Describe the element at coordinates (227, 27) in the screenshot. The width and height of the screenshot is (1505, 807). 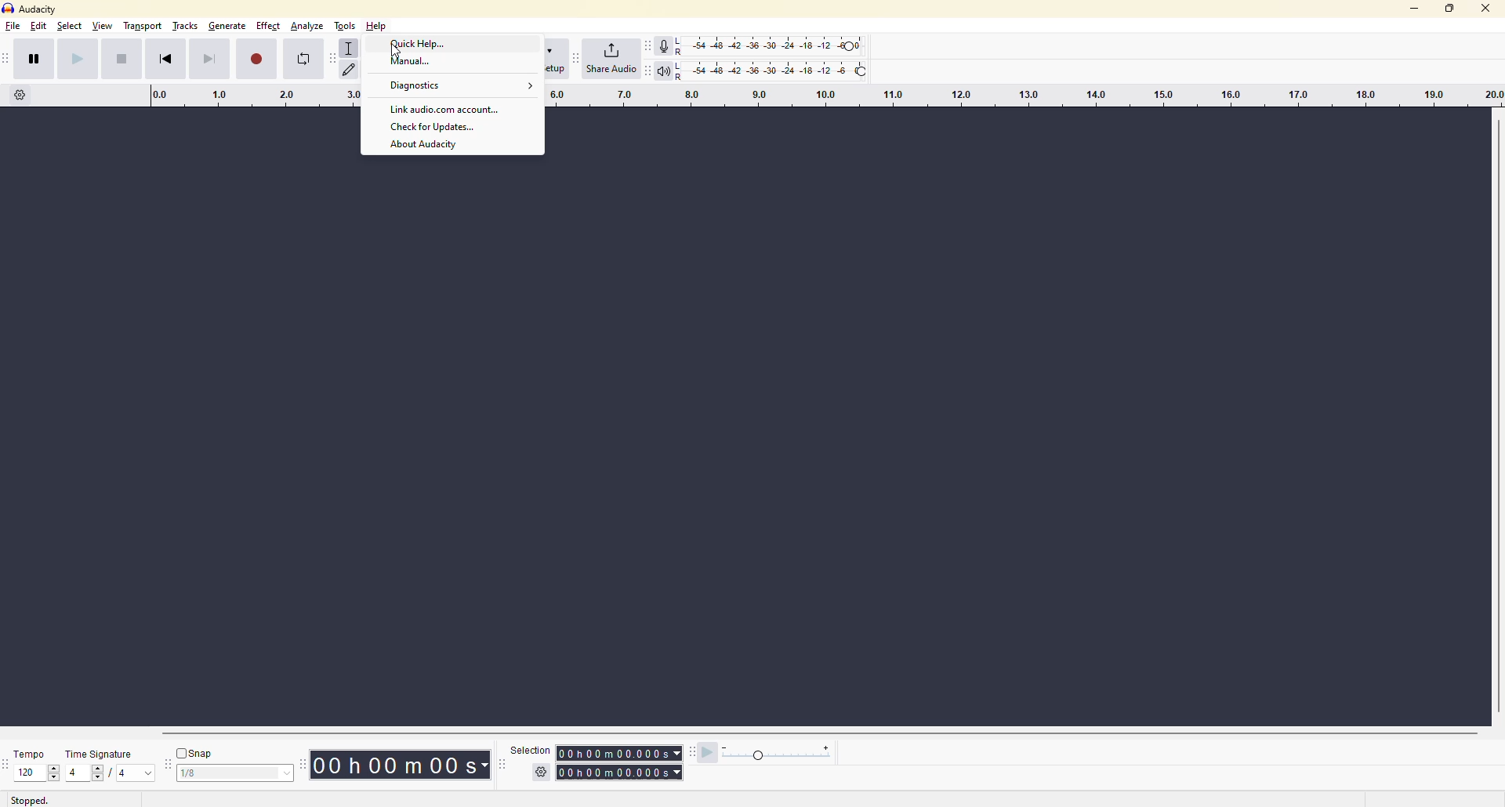
I see `generate` at that location.